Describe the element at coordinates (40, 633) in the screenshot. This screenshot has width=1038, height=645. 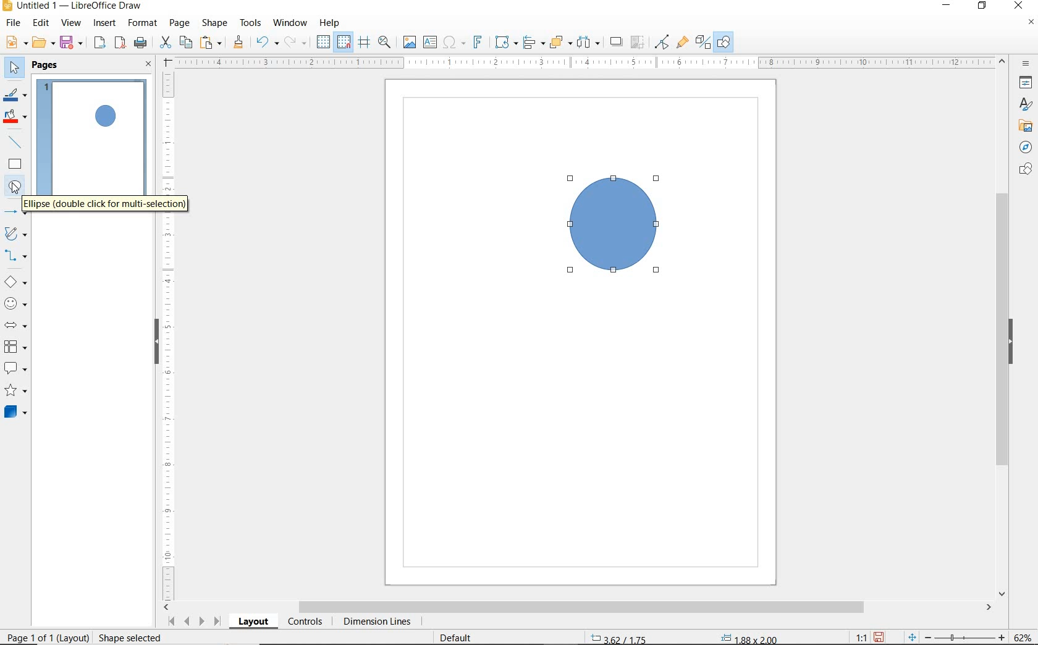
I see `PAGE 1 O 1` at that location.